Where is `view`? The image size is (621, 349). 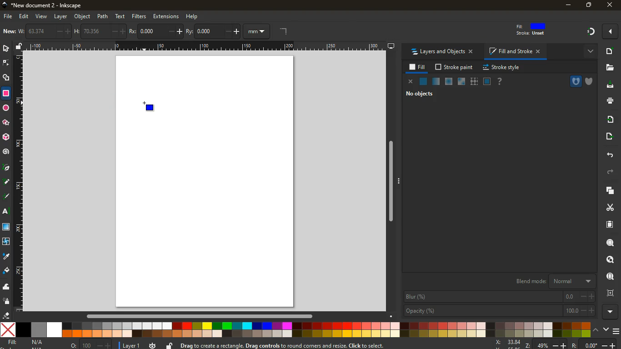
view is located at coordinates (41, 17).